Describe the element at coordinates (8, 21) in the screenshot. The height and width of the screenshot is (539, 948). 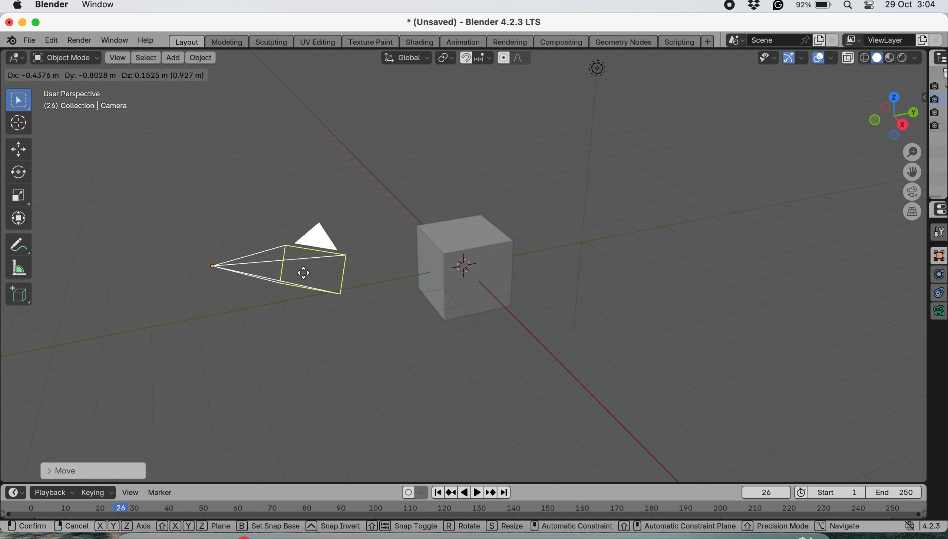
I see `close` at that location.